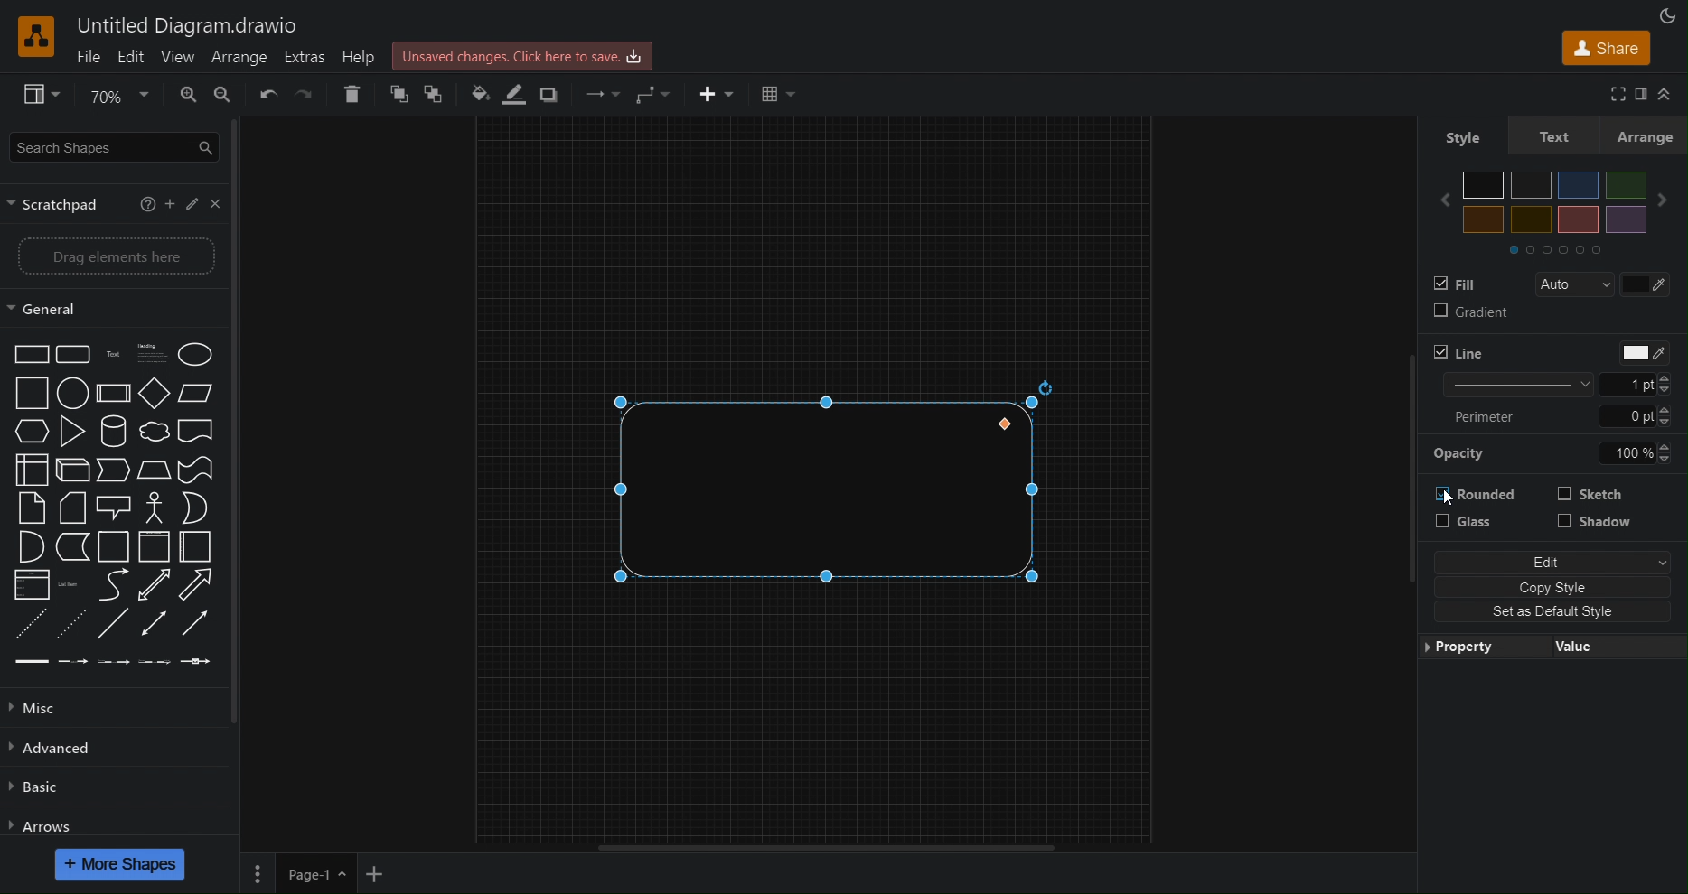 This screenshot has width=1688, height=894. Describe the element at coordinates (1448, 498) in the screenshot. I see `Cursor` at that location.